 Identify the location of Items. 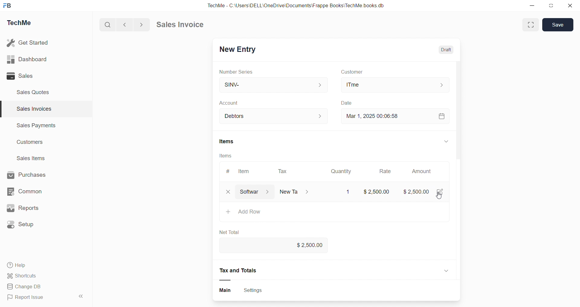
(231, 141).